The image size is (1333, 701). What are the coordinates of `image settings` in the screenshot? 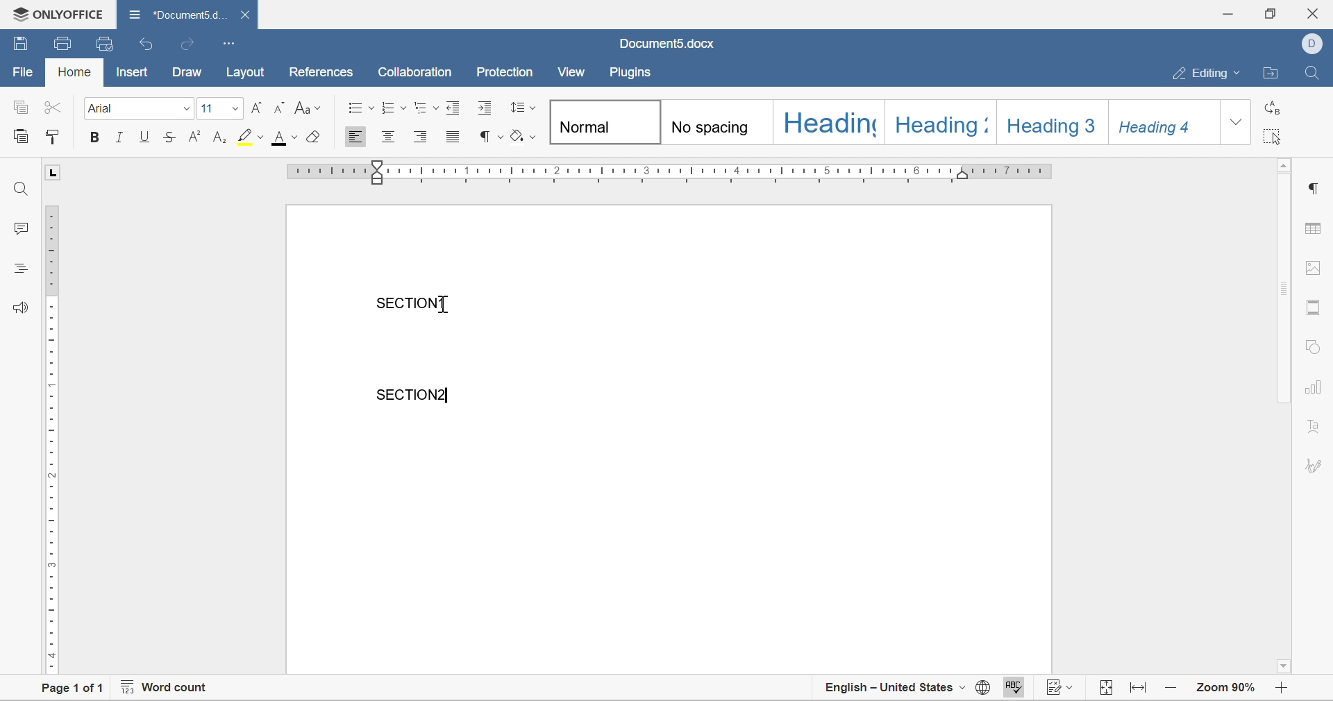 It's located at (1311, 267).